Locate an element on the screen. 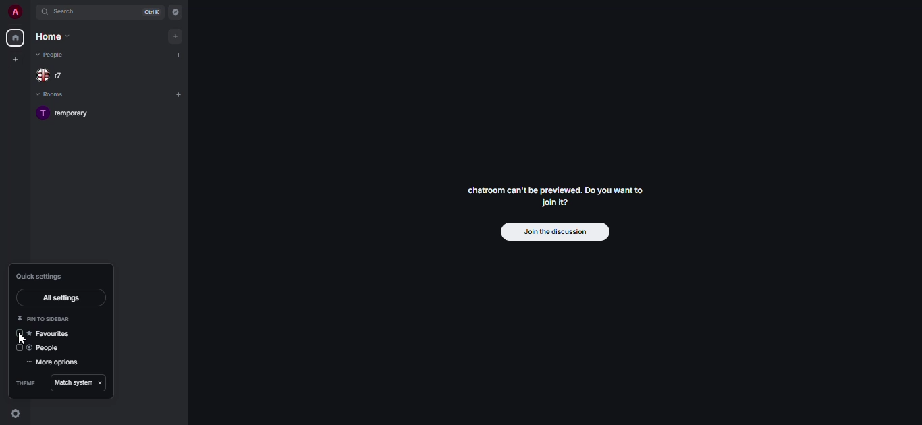 The width and height of the screenshot is (922, 425). quick settings is located at coordinates (16, 413).